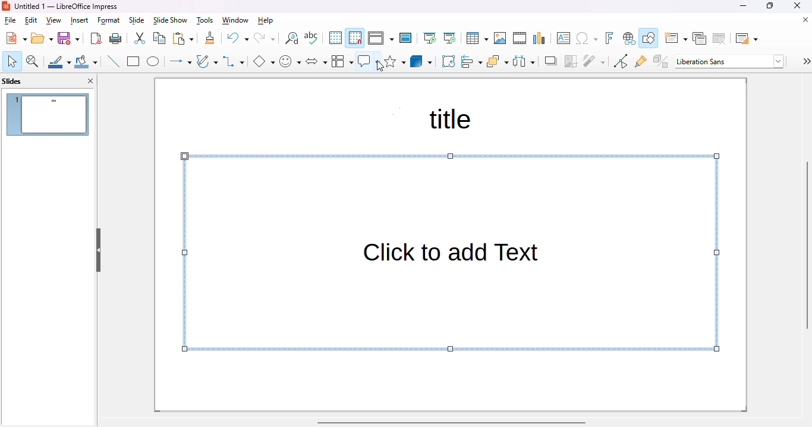  Describe the element at coordinates (450, 38) in the screenshot. I see `start from current slide` at that location.